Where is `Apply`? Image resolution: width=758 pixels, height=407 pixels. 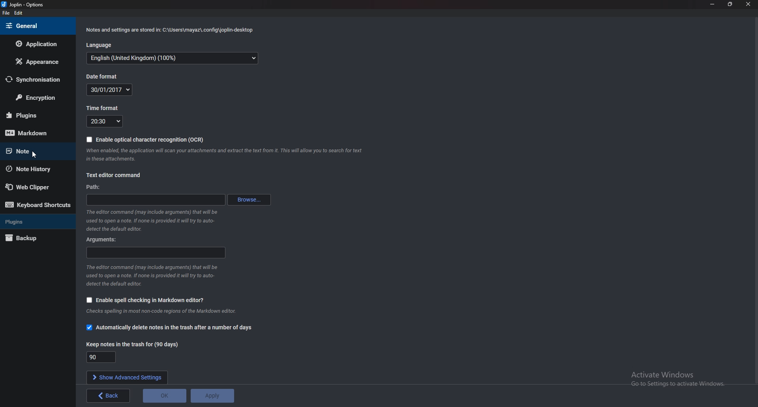 Apply is located at coordinates (214, 395).